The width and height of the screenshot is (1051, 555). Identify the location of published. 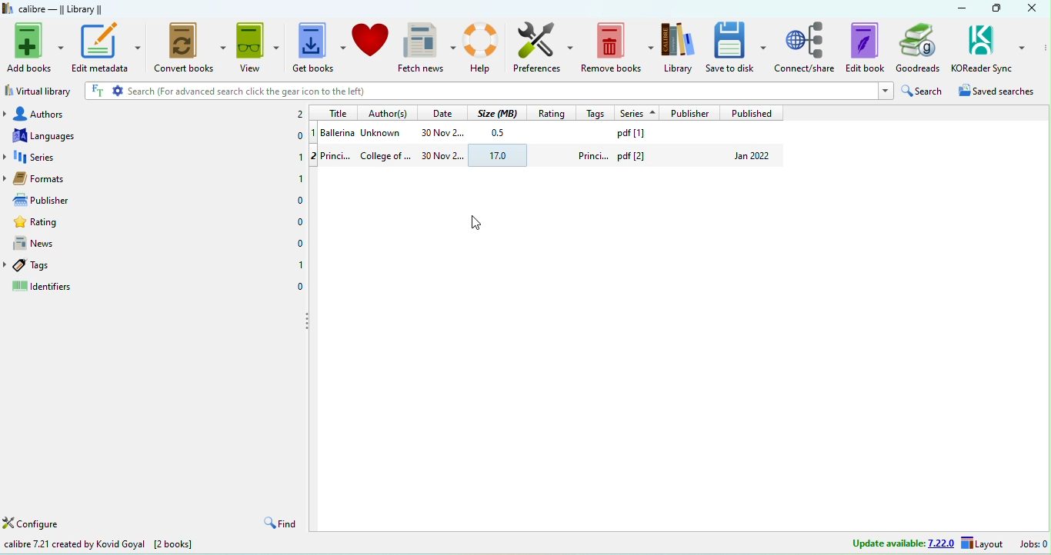
(750, 112).